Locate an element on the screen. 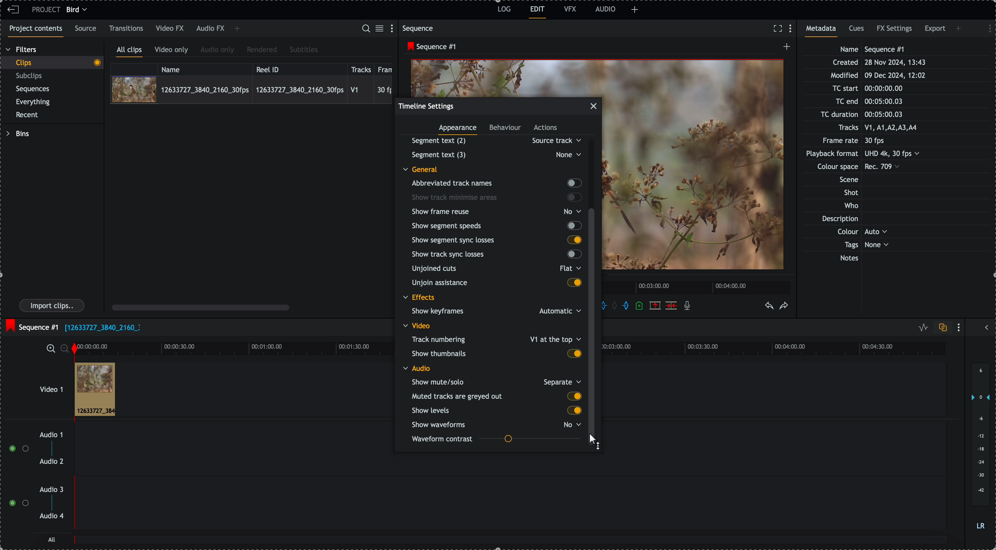 Image resolution: width=996 pixels, height=550 pixels. cues is located at coordinates (857, 31).